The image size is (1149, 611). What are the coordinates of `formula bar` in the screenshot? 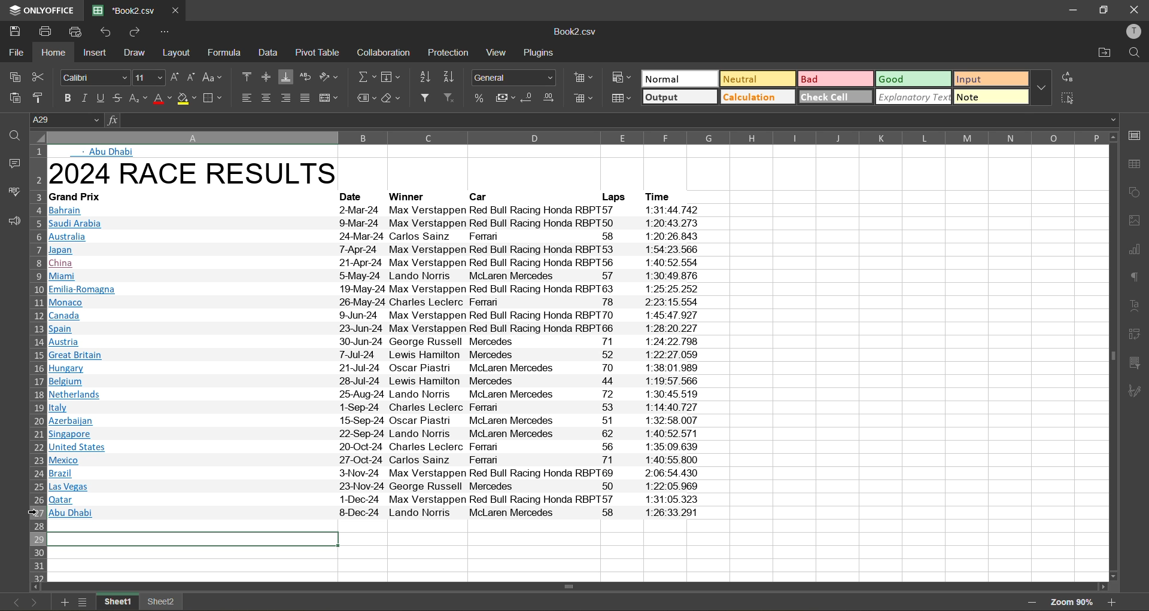 It's located at (613, 120).